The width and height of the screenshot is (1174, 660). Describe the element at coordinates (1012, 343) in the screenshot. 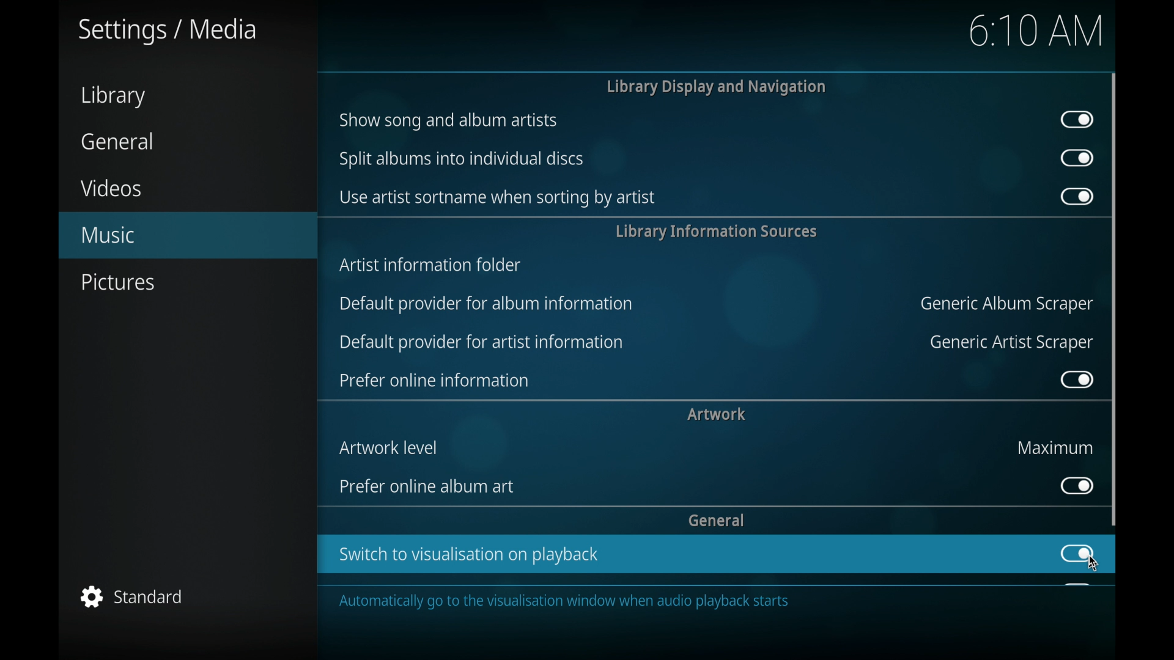

I see `generic artist scraper` at that location.